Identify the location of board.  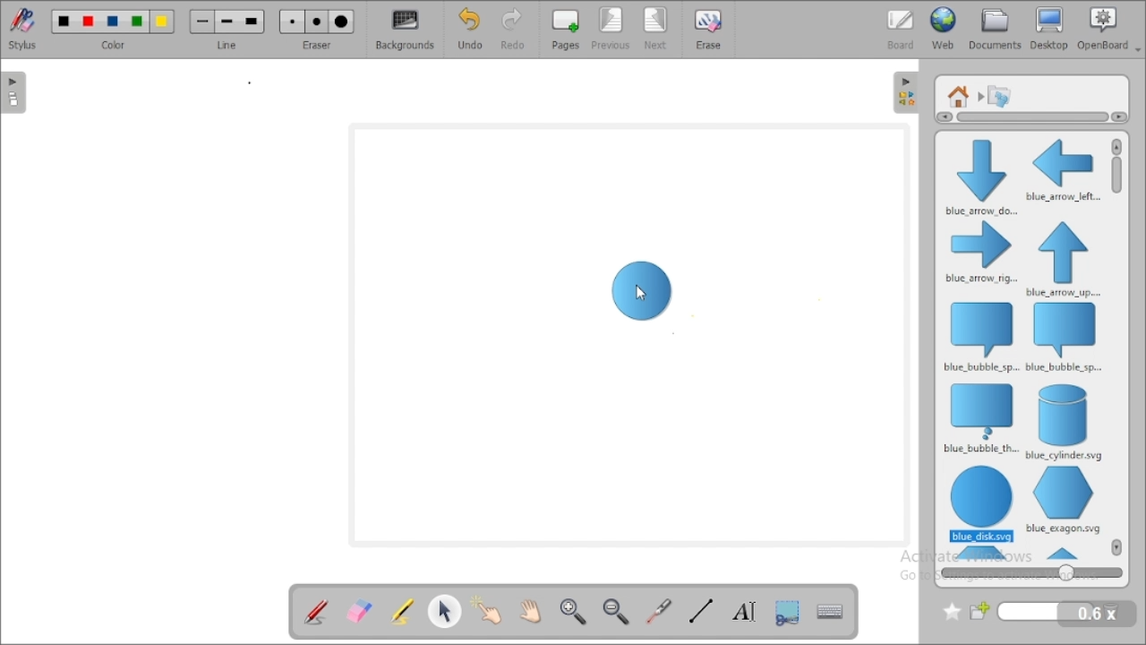
(901, 29).